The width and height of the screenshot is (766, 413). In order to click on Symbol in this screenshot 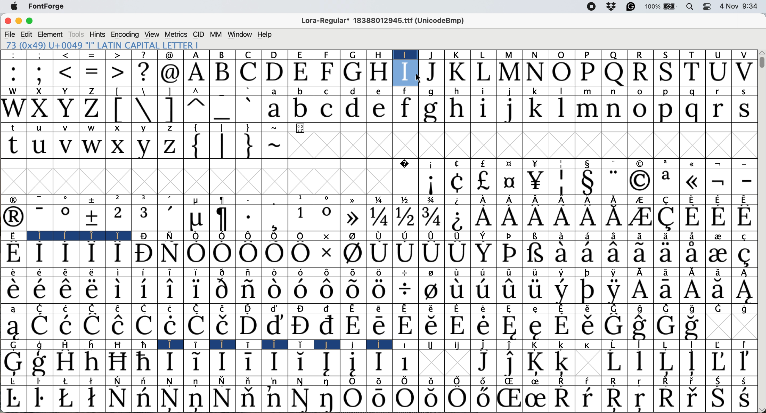, I will do `click(144, 399)`.